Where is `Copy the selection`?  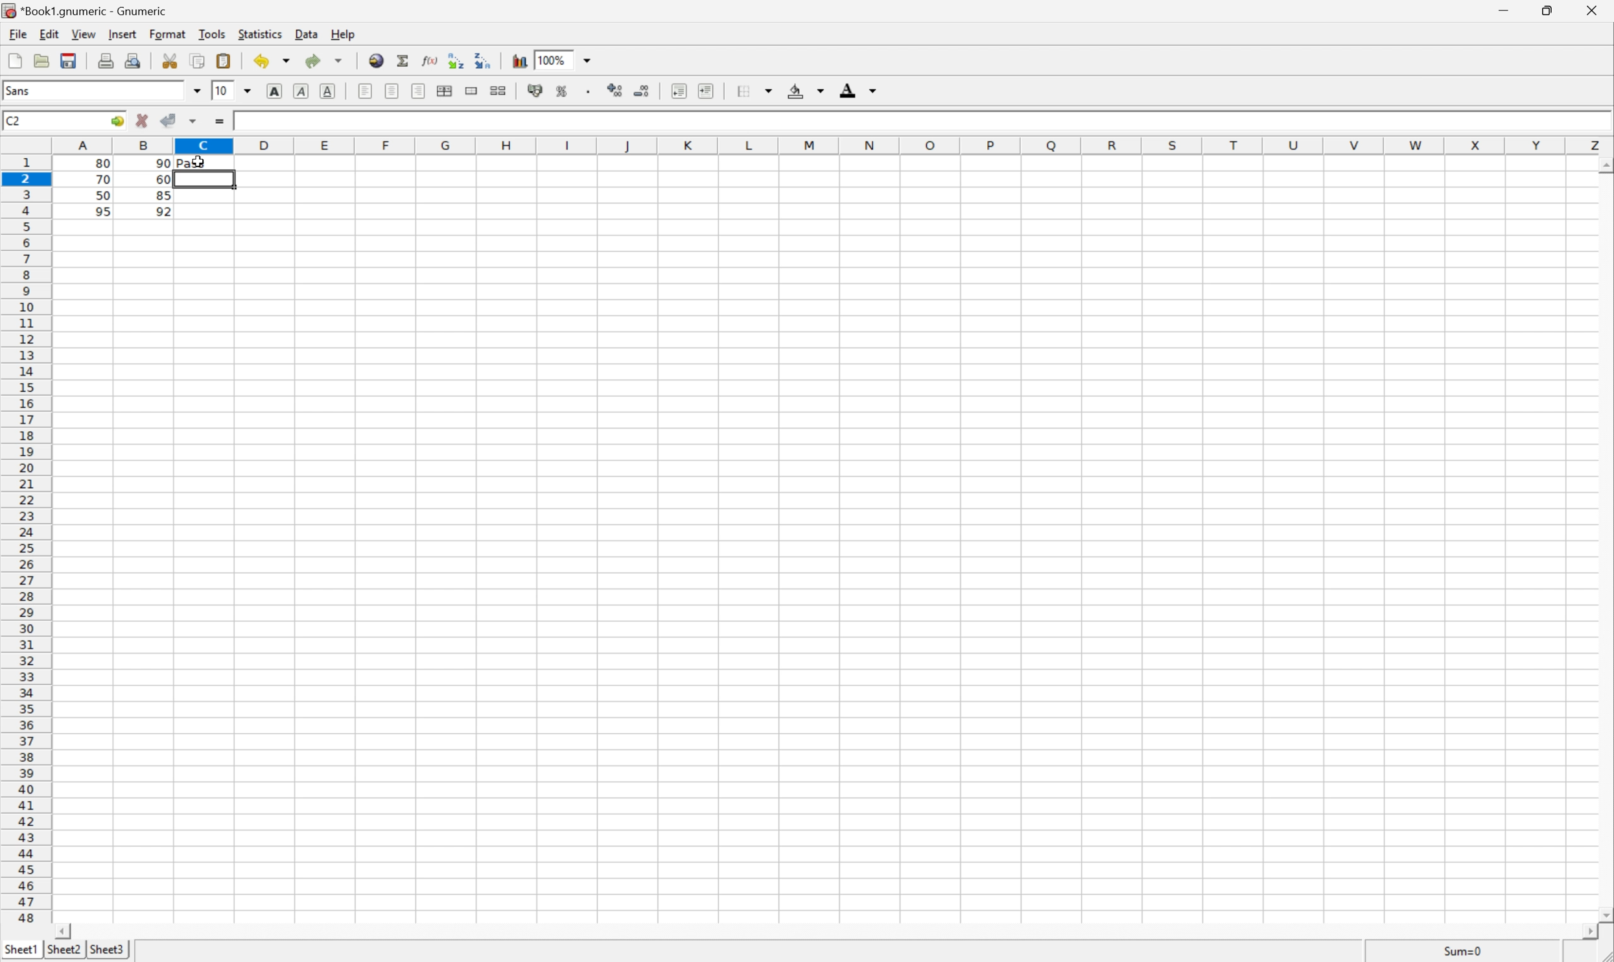 Copy the selection is located at coordinates (199, 60).